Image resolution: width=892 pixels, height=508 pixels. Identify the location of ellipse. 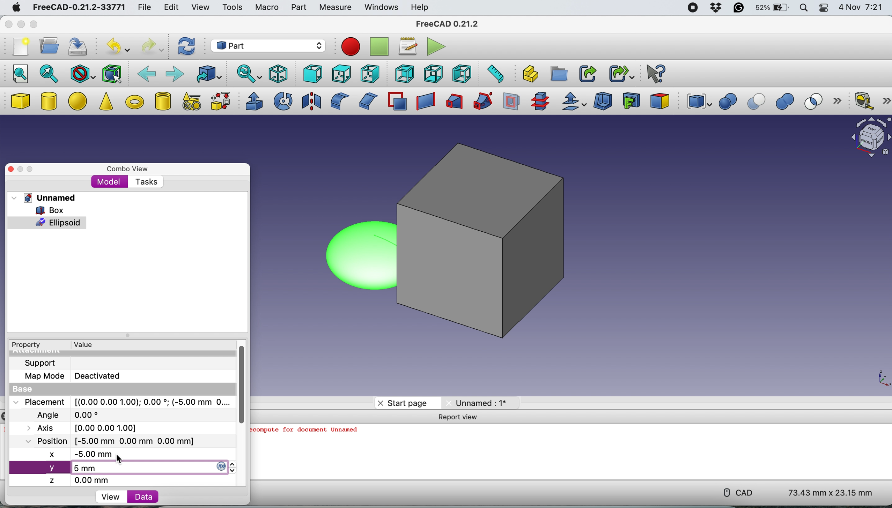
(79, 100).